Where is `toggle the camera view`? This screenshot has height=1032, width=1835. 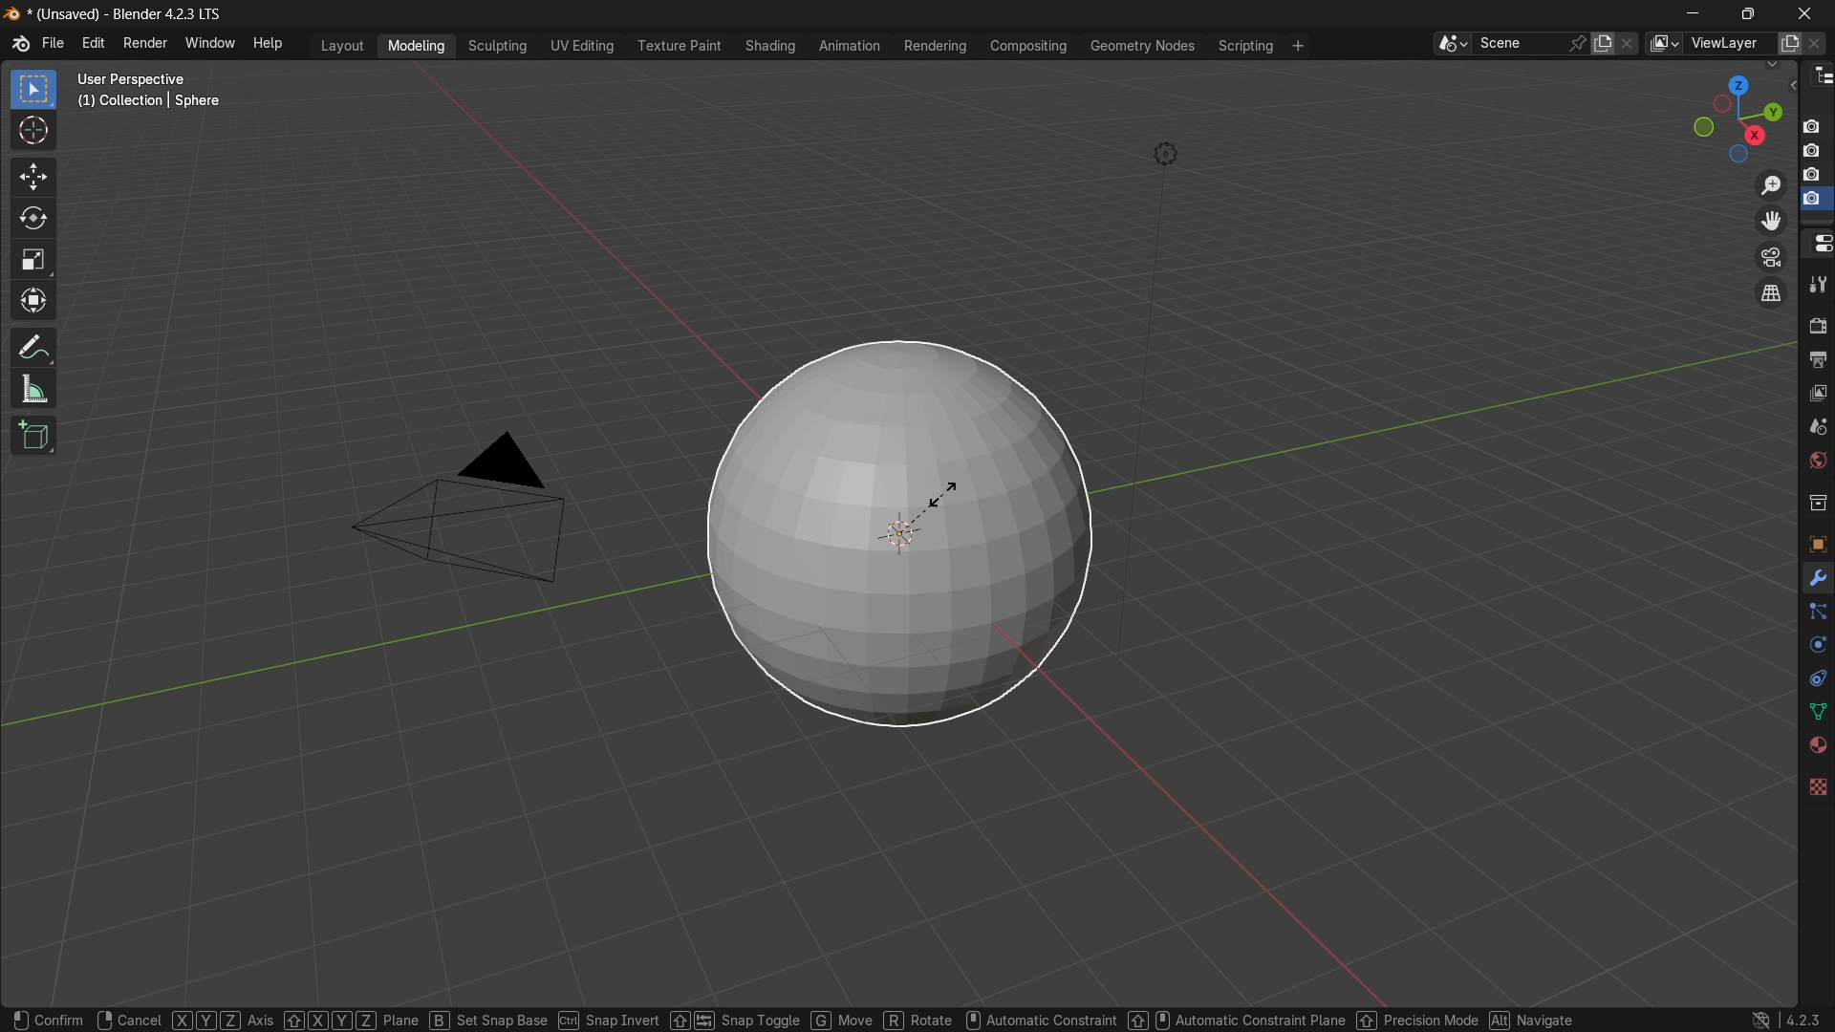 toggle the camera view is located at coordinates (1772, 257).